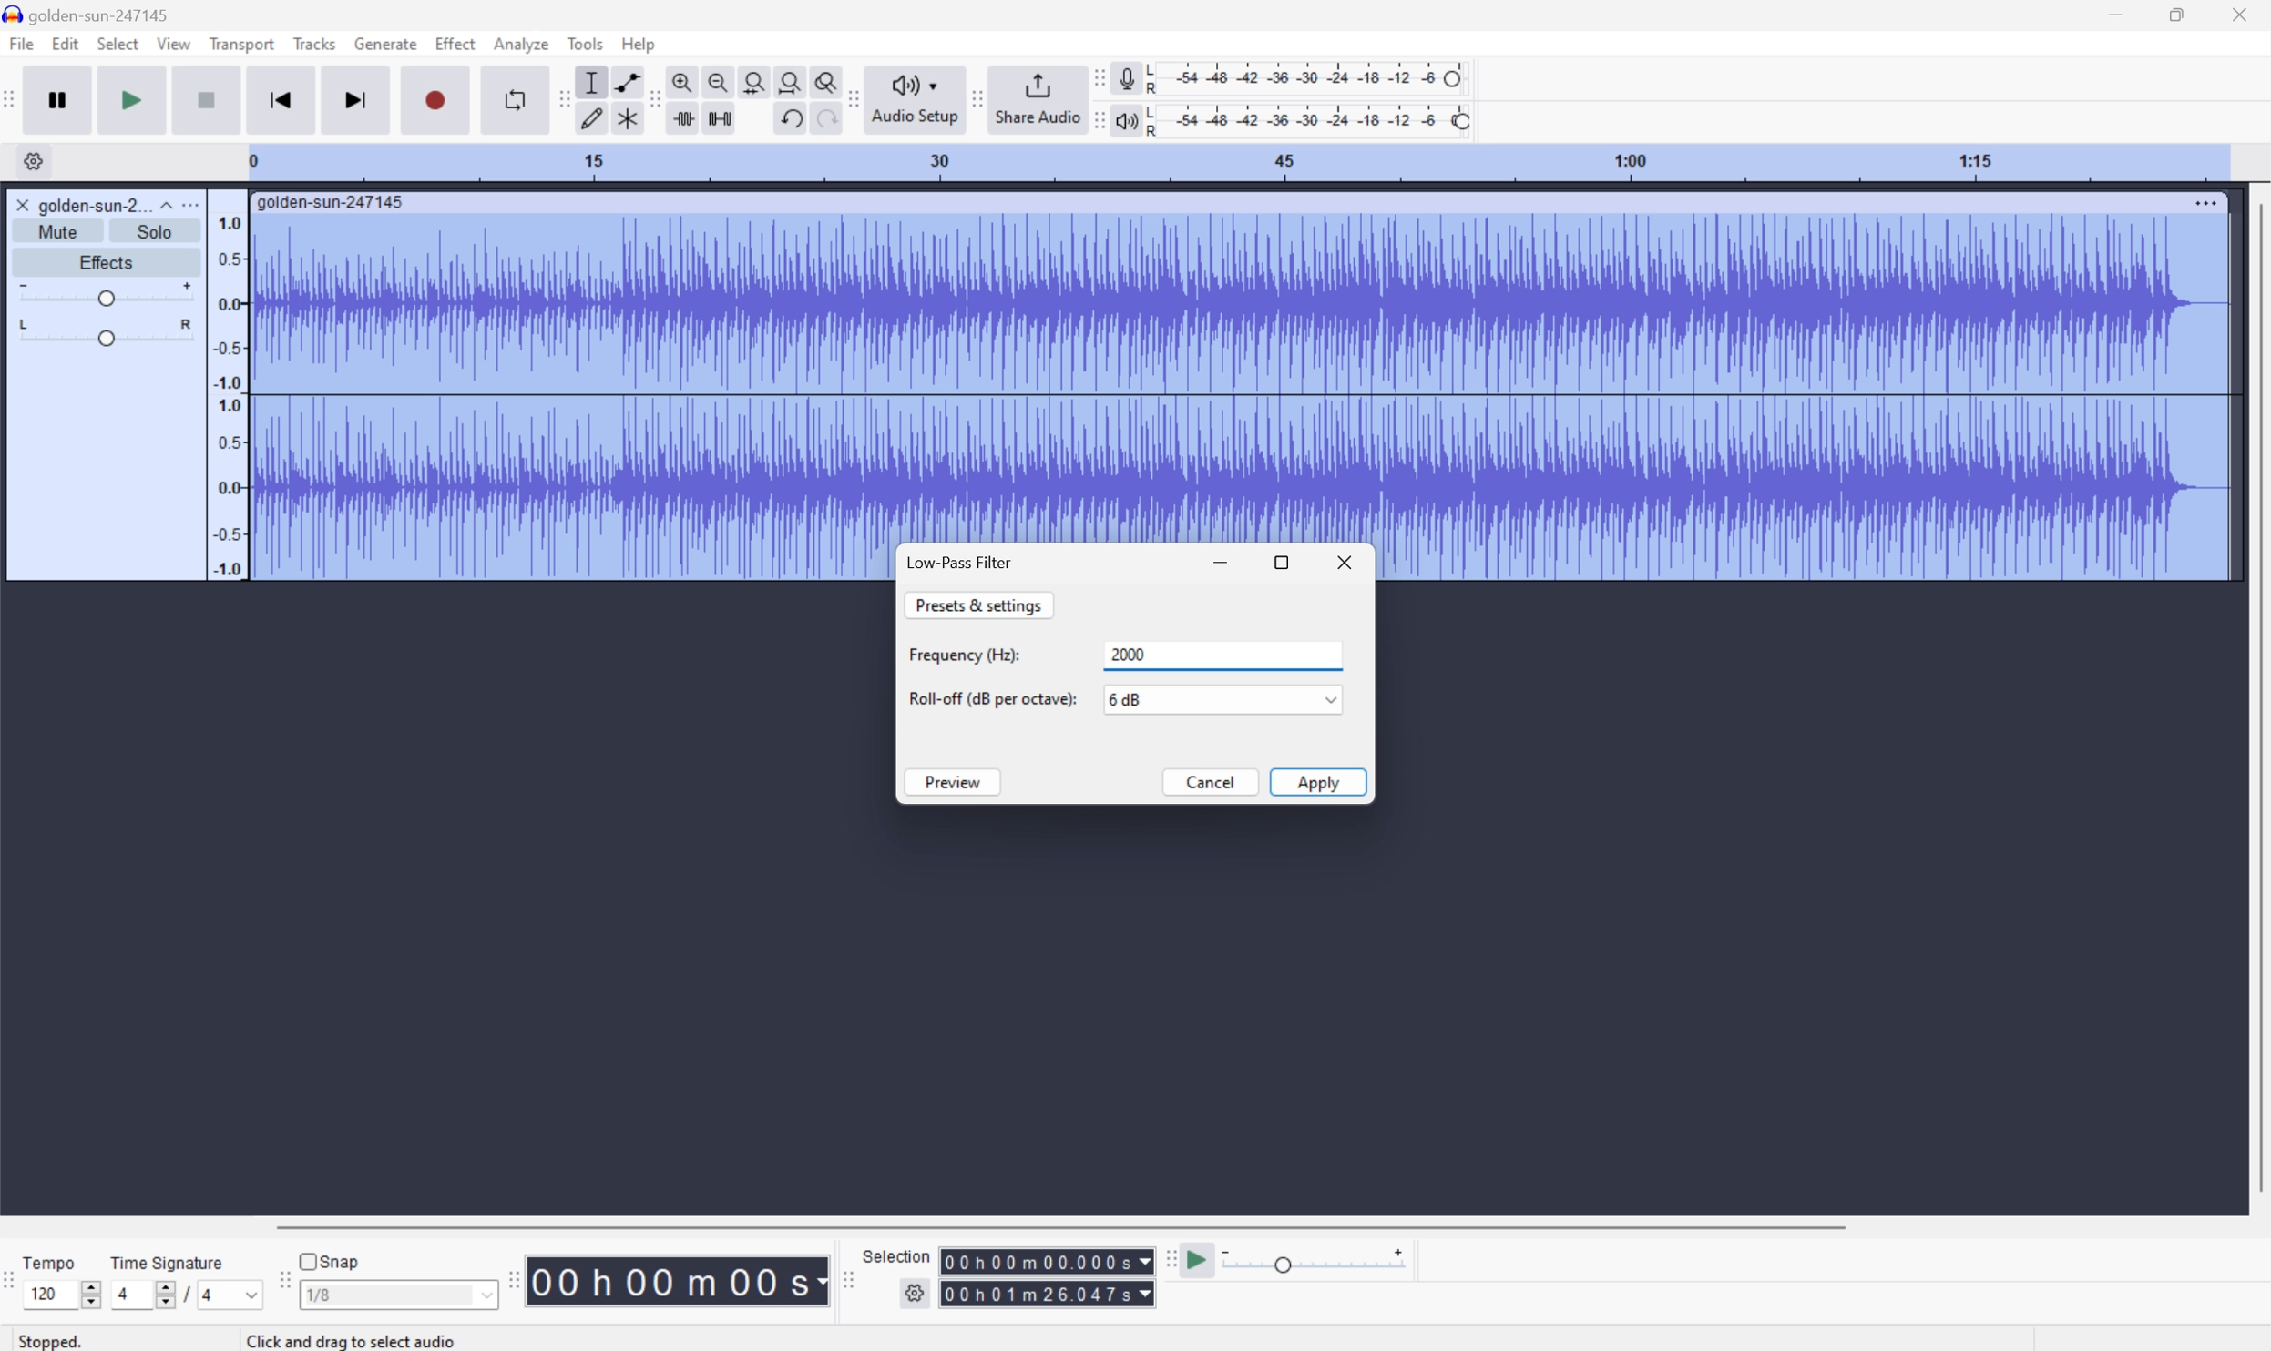 The image size is (2271, 1351). I want to click on Zoom out, so click(719, 79).